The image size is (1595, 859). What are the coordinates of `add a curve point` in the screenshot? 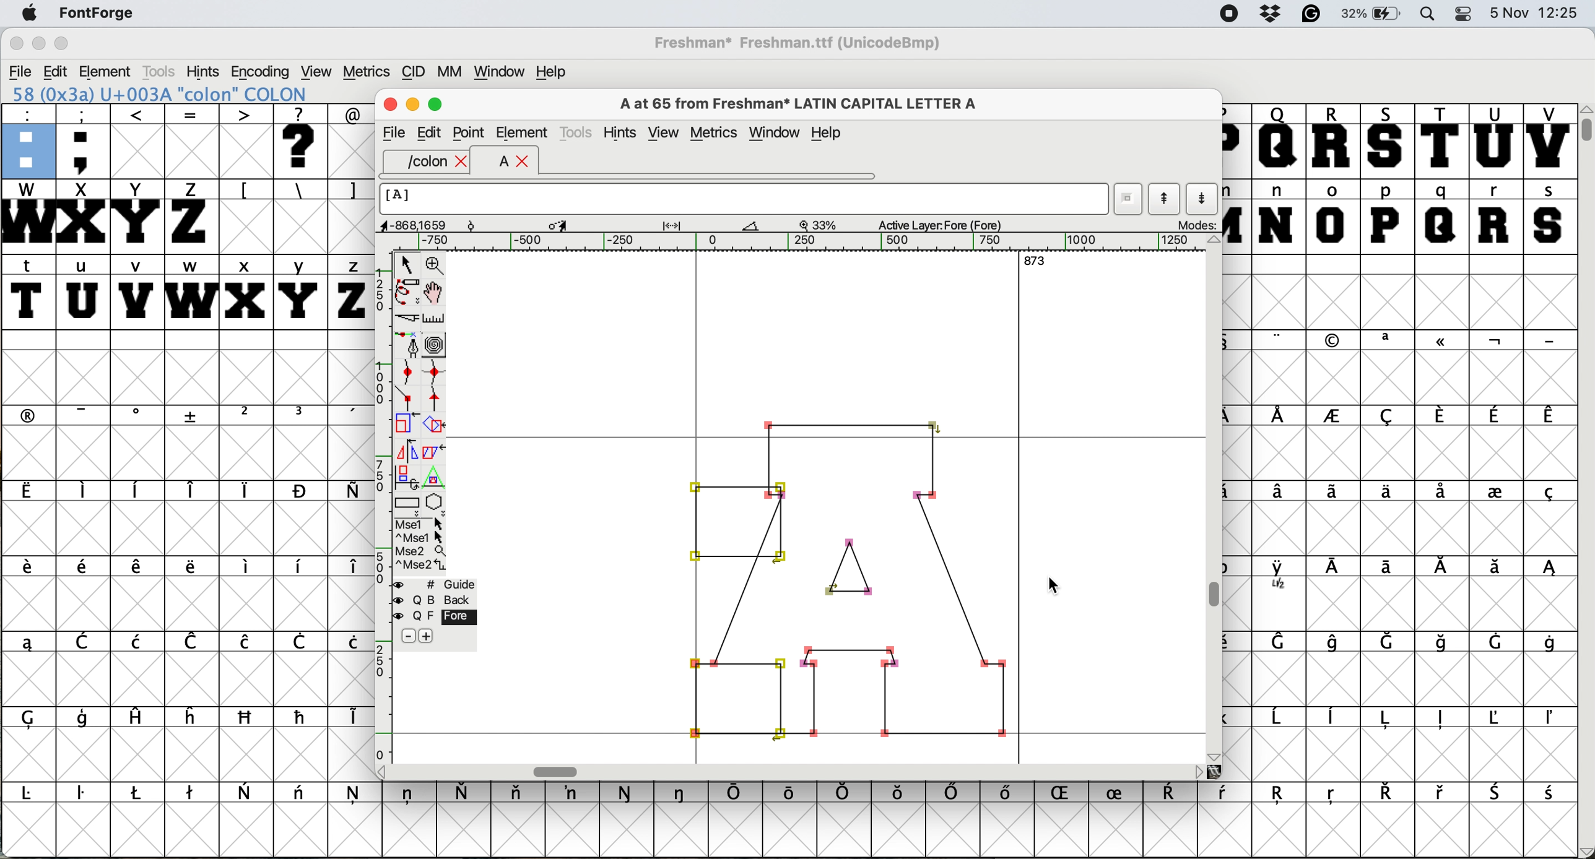 It's located at (402, 371).